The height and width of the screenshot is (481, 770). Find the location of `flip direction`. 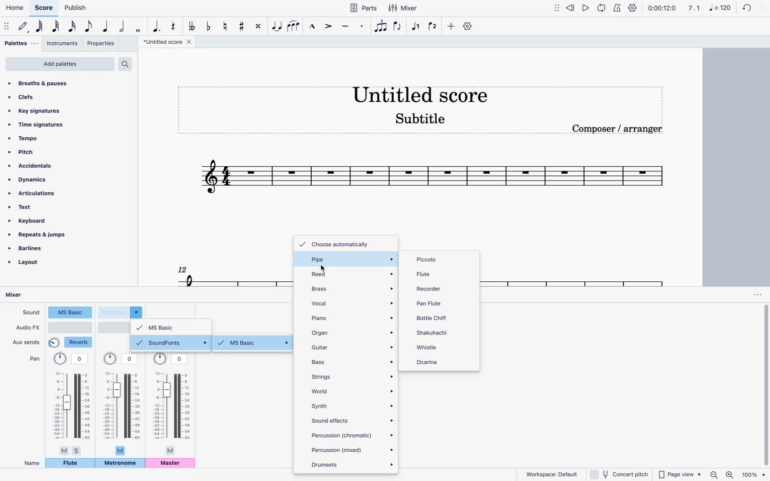

flip direction is located at coordinates (399, 28).